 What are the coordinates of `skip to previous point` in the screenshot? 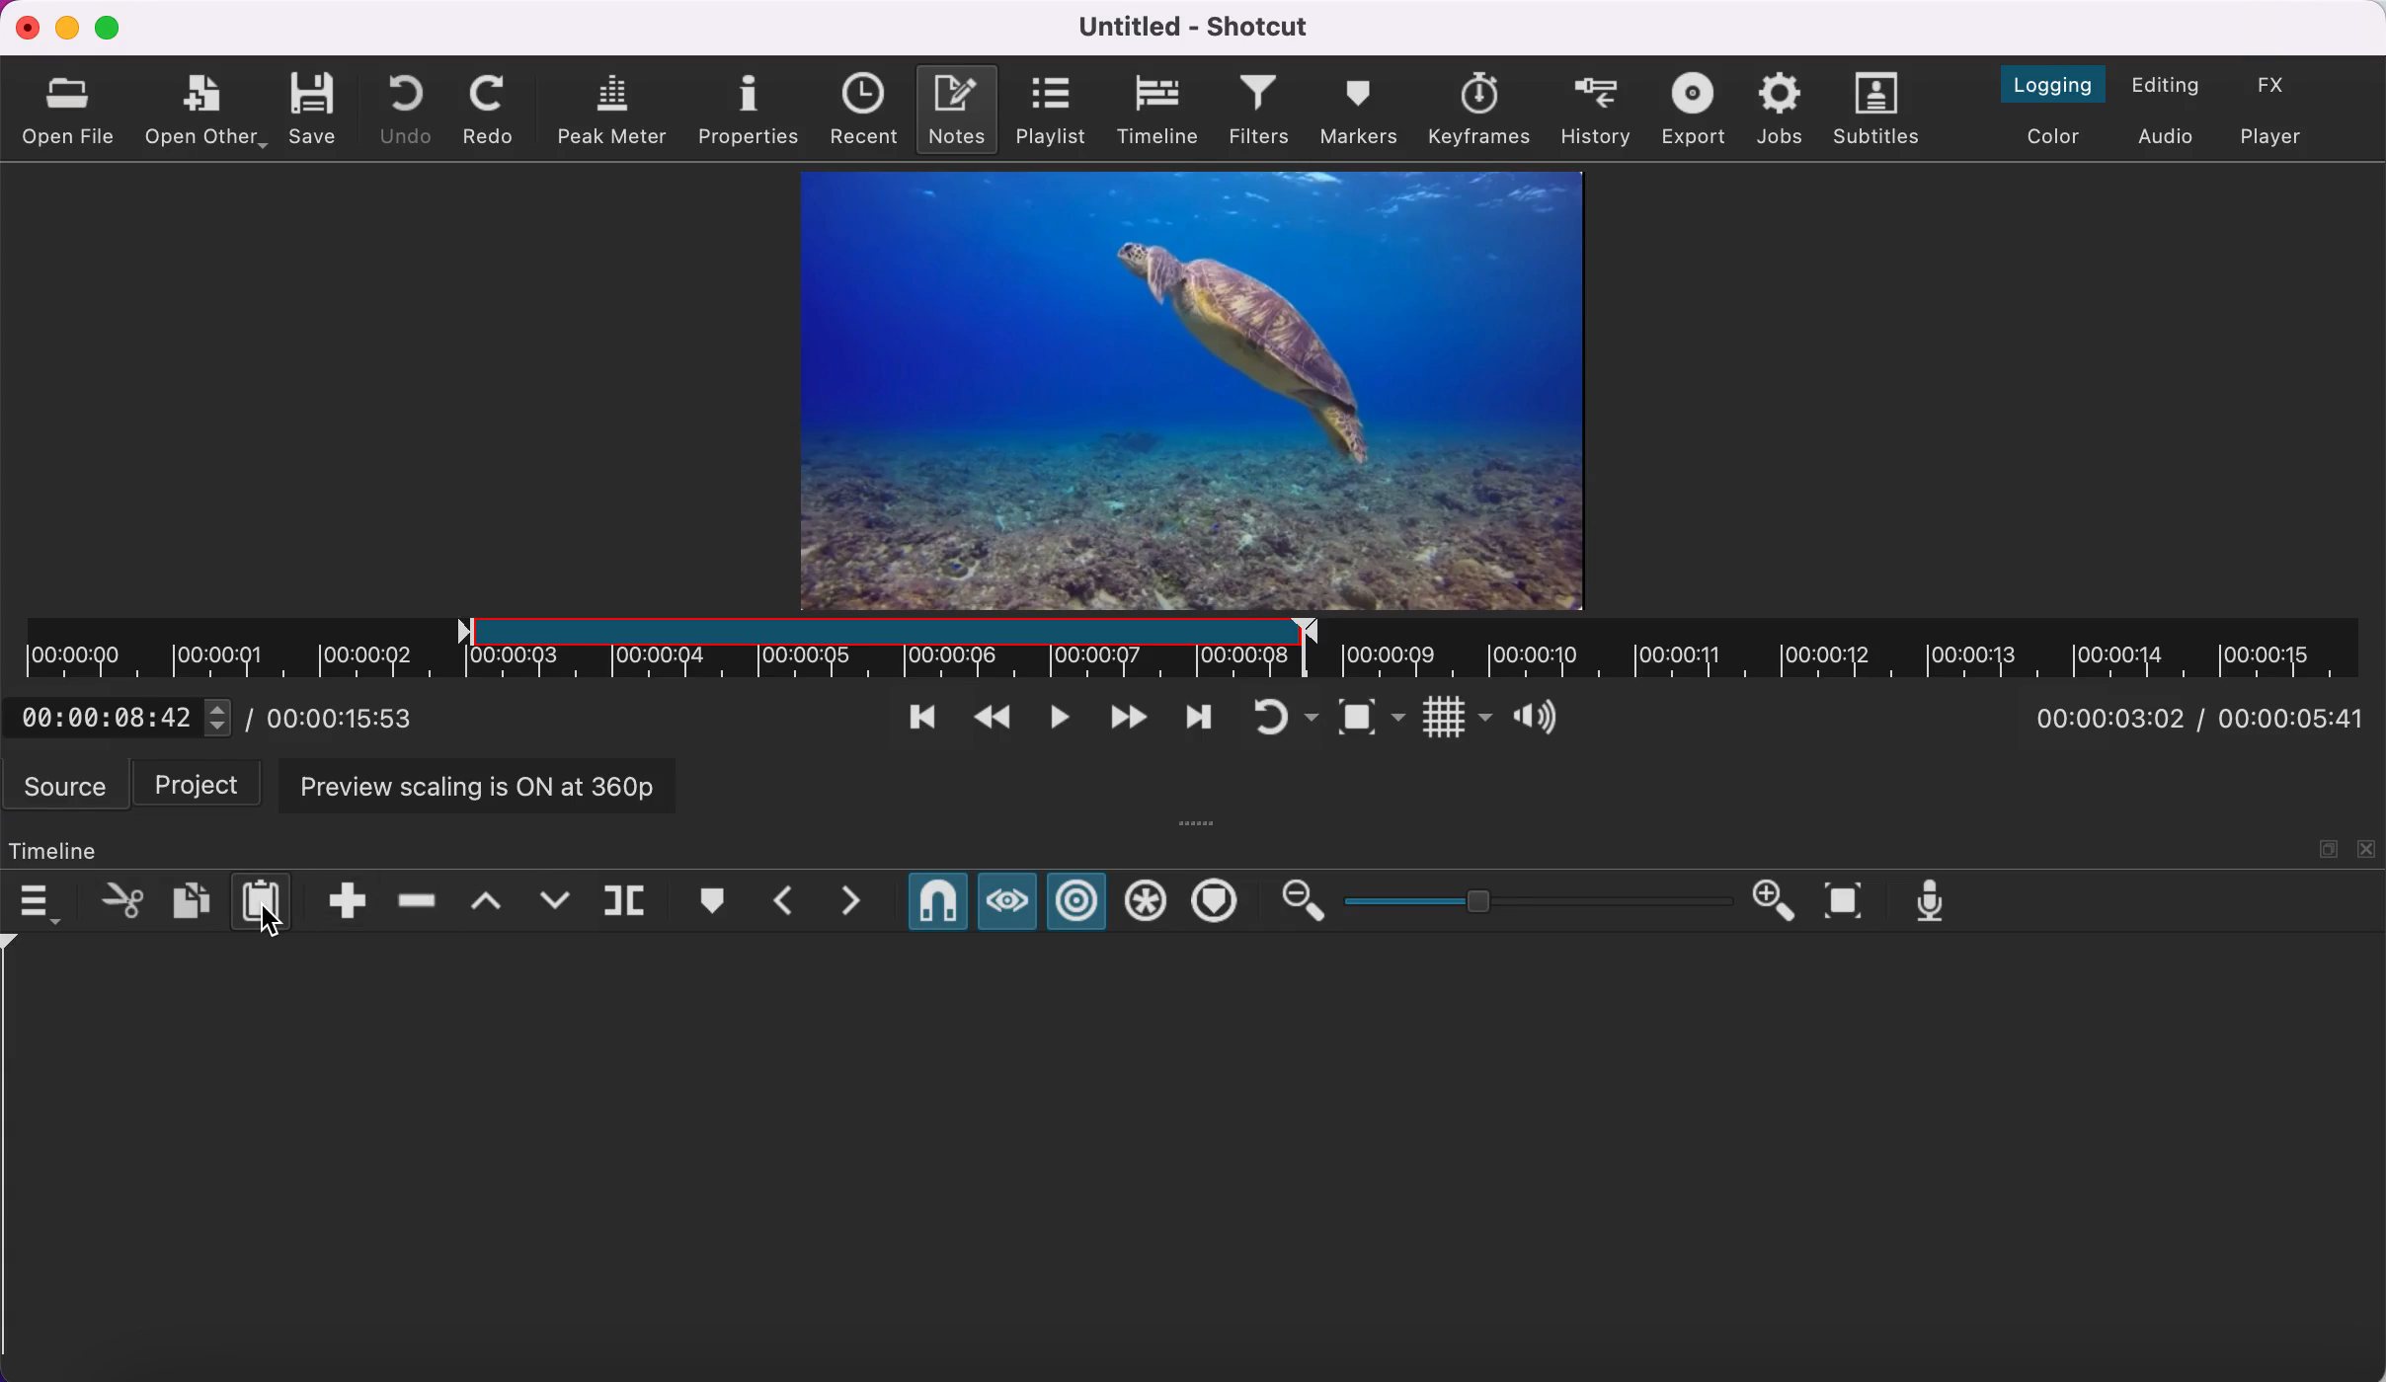 It's located at (921, 714).